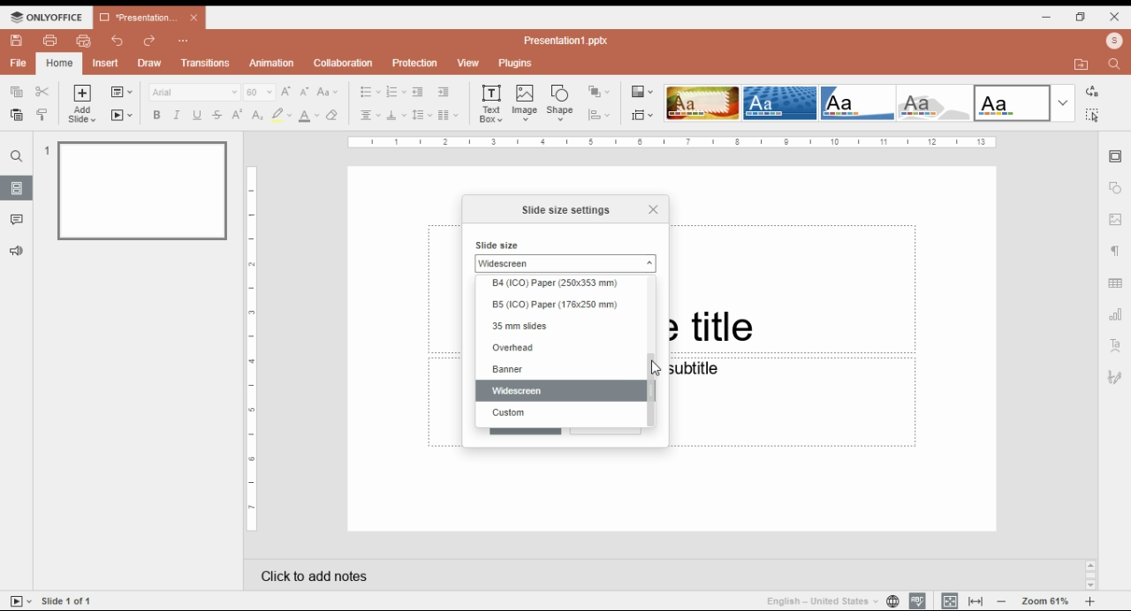  What do you see at coordinates (106, 64) in the screenshot?
I see `insert` at bounding box center [106, 64].